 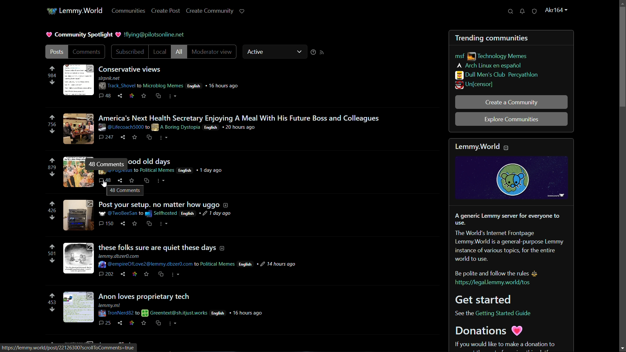 I want to click on cross posts, so click(x=146, y=181).